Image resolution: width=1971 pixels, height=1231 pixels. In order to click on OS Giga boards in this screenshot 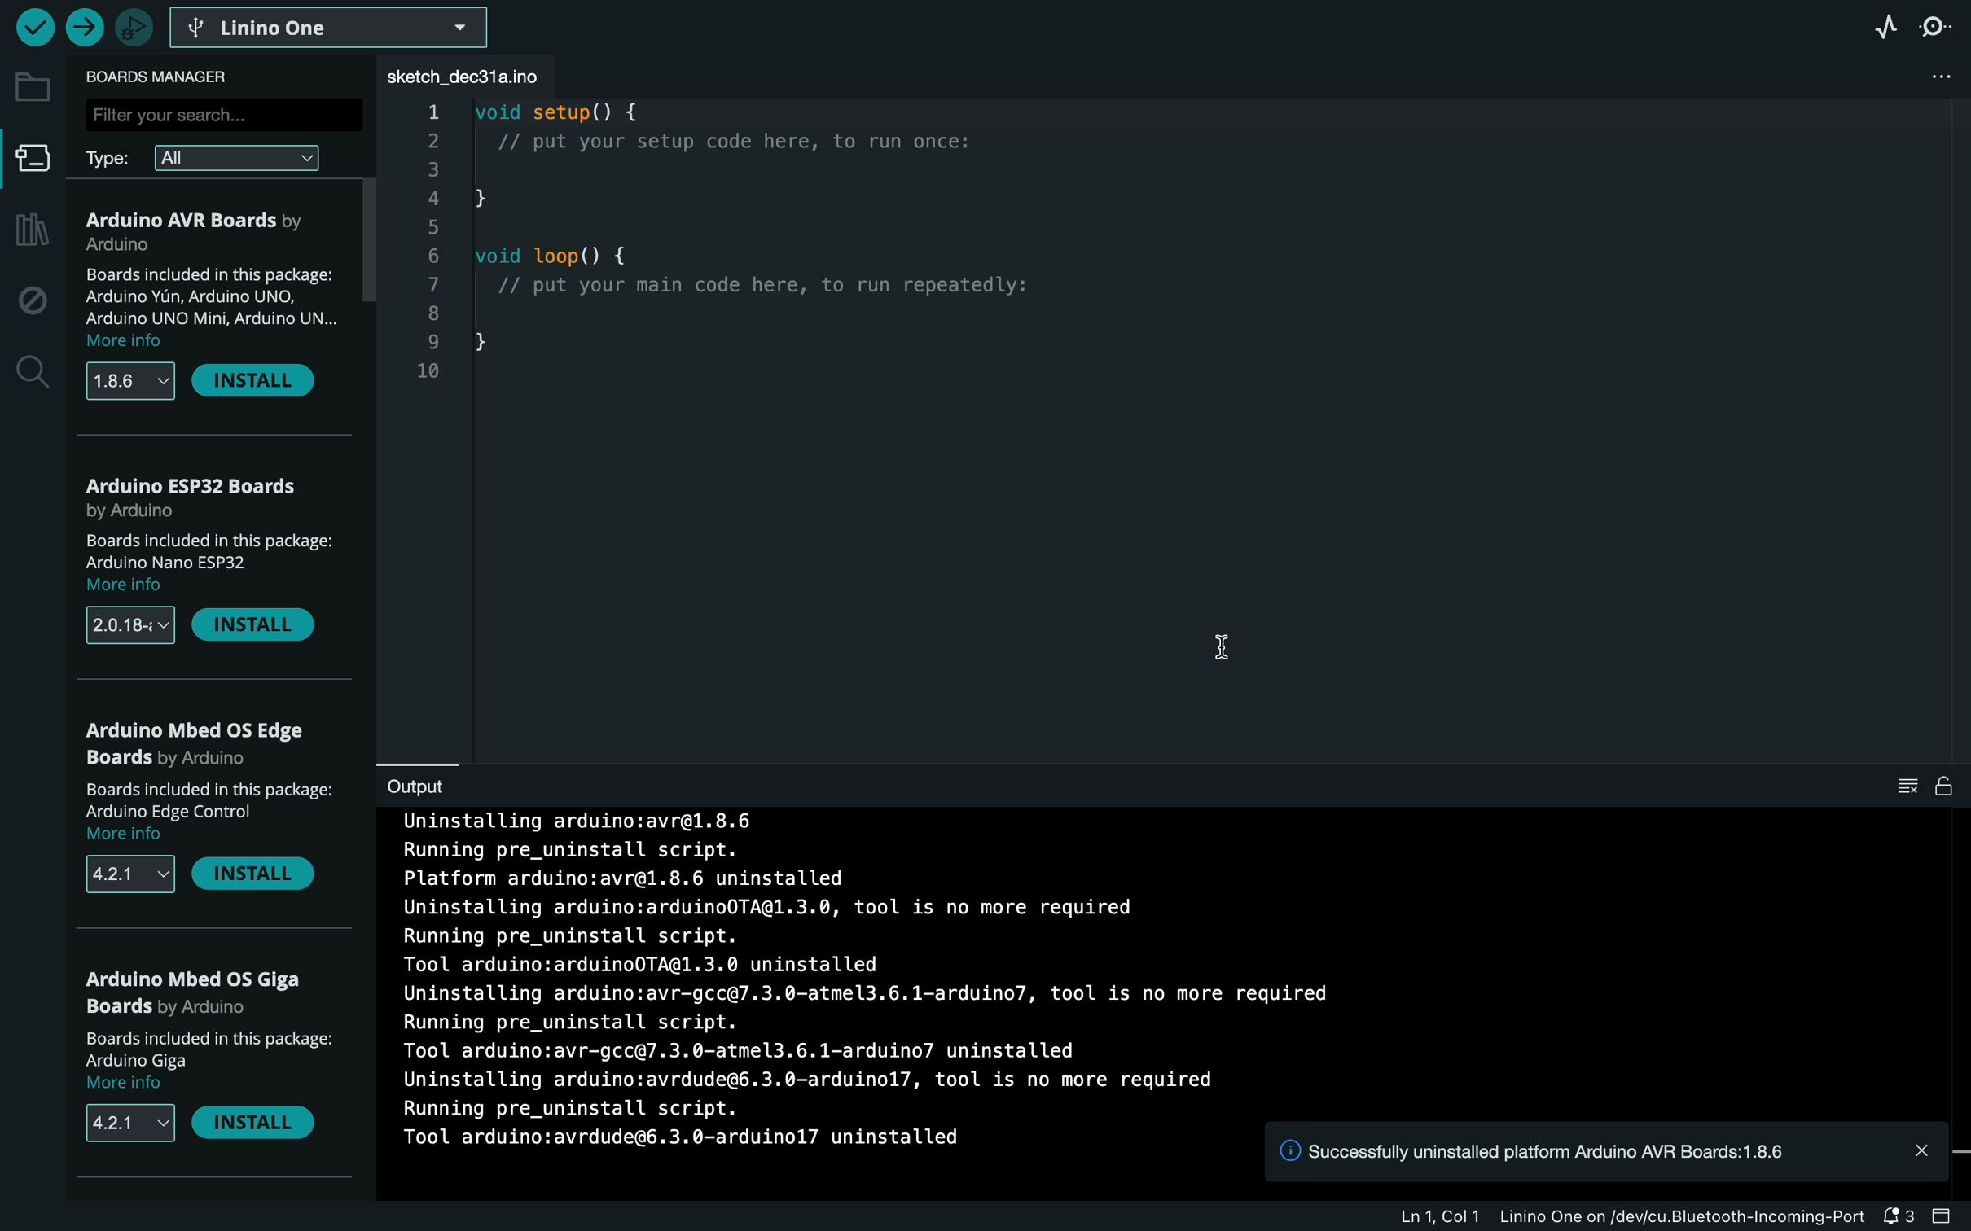, I will do `click(203, 992)`.